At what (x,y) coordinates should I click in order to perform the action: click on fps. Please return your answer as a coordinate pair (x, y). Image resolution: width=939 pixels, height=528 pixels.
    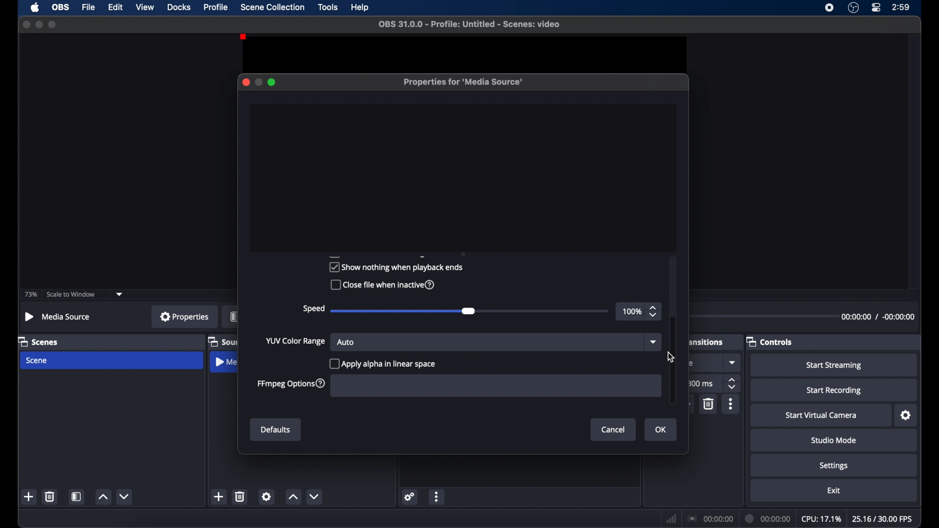
    Looking at the image, I should click on (883, 519).